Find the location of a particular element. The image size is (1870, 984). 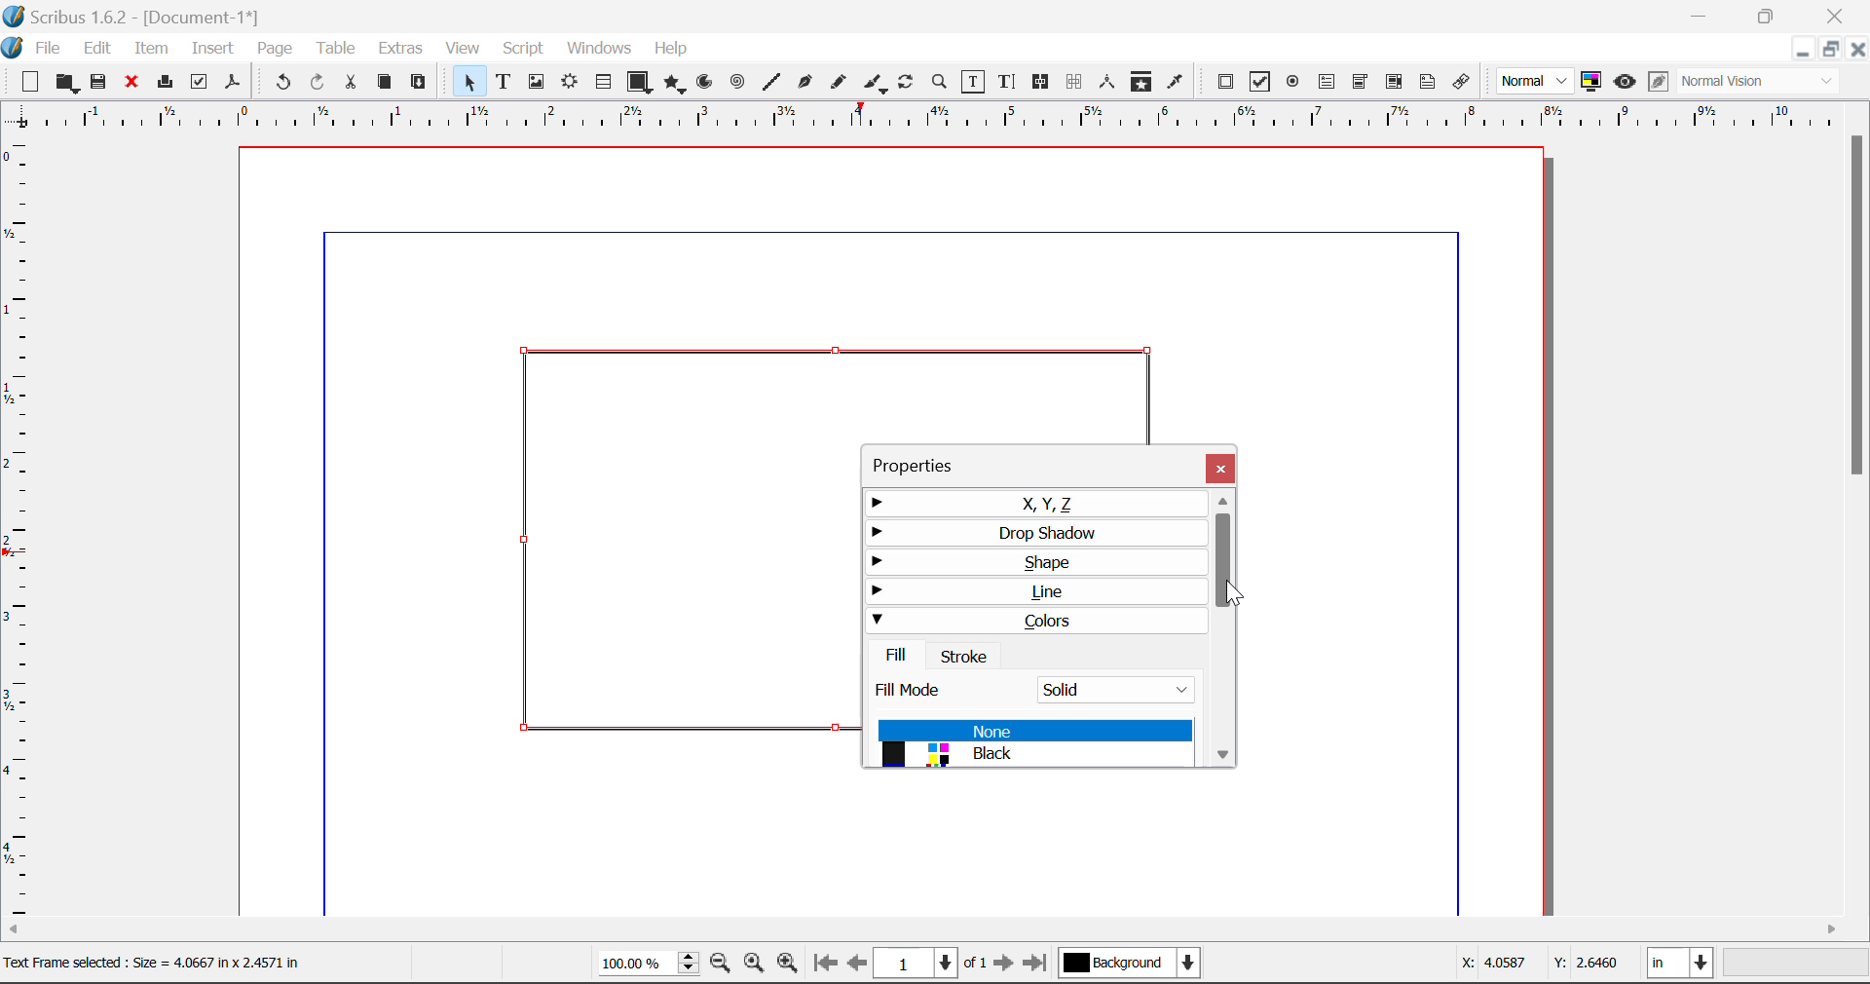

Properties is located at coordinates (925, 463).